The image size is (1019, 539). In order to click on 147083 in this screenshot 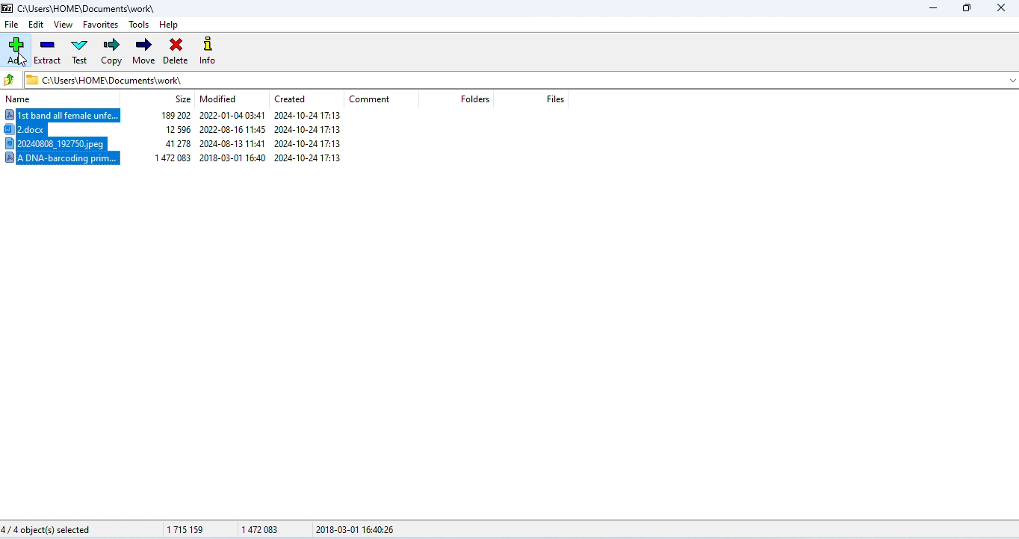, I will do `click(258, 527)`.